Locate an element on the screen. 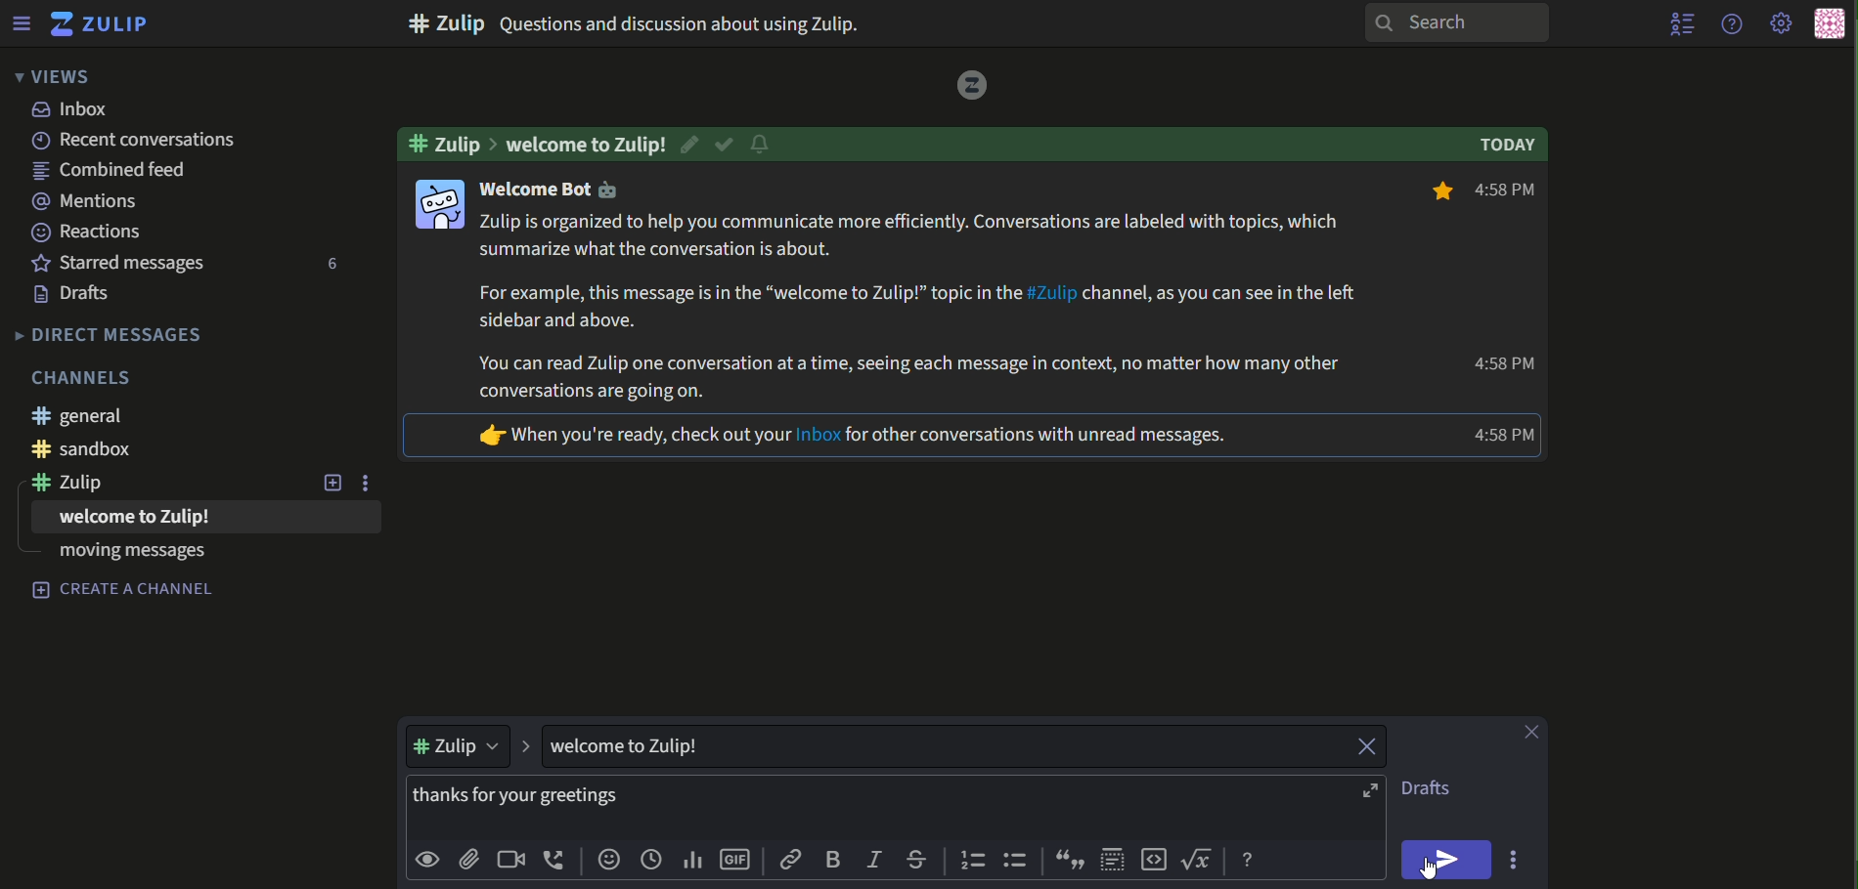 This screenshot has width=1858, height=889. text is located at coordinates (89, 376).